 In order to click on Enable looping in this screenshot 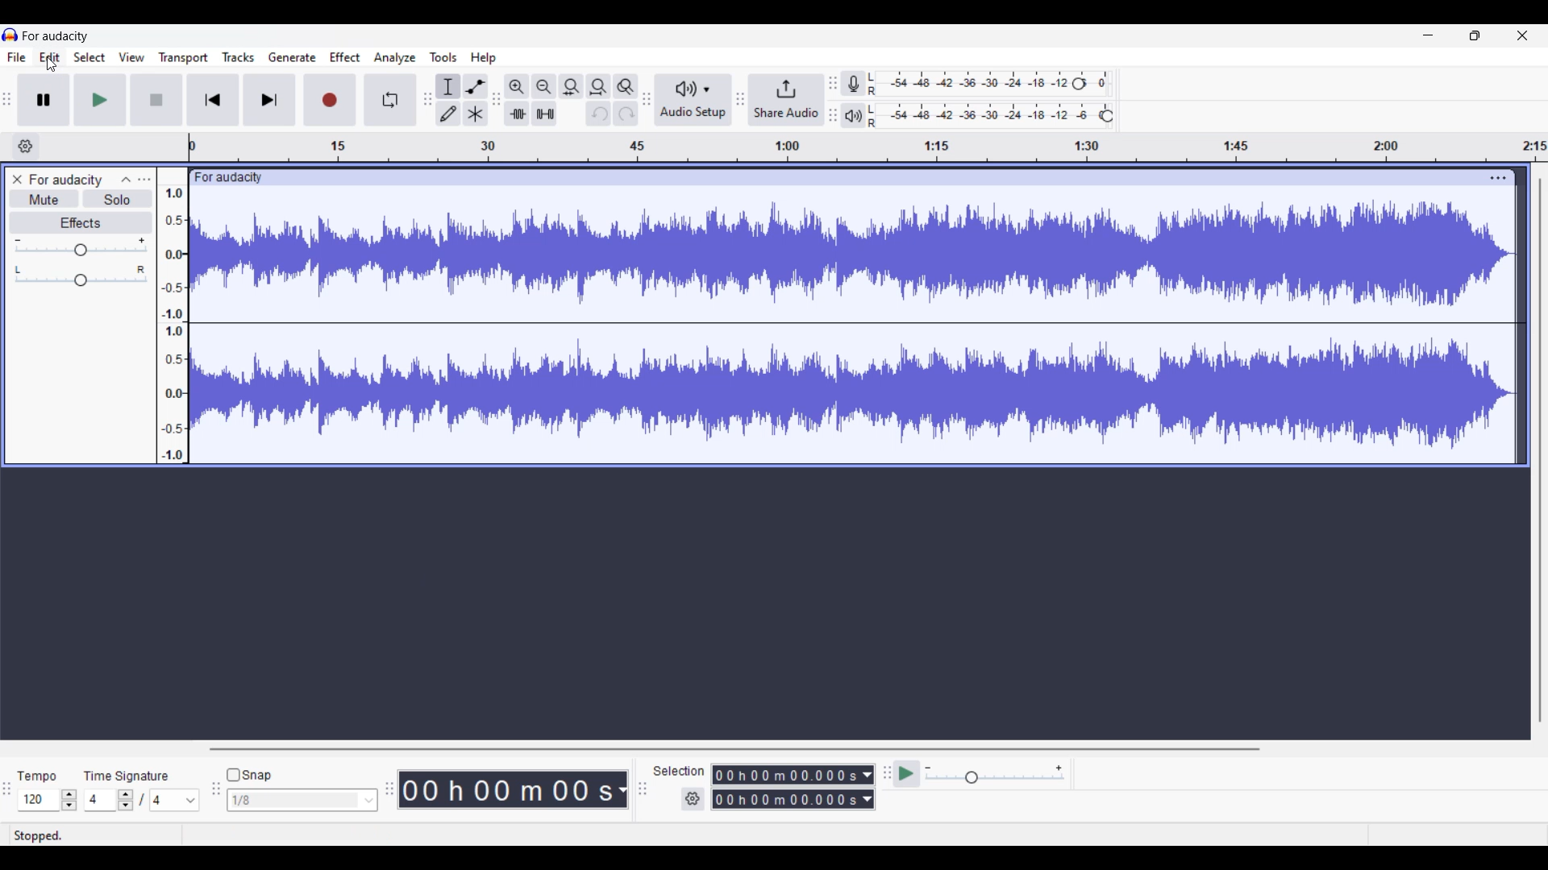, I will do `click(389, 100)`.